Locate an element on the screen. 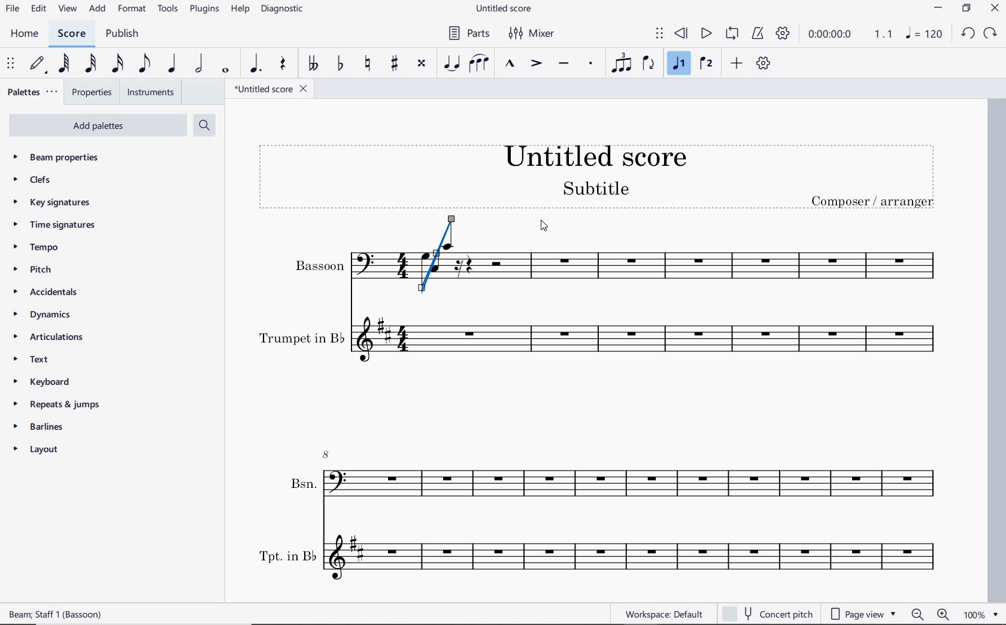 This screenshot has width=1006, height=625. tempo is located at coordinates (39, 247).